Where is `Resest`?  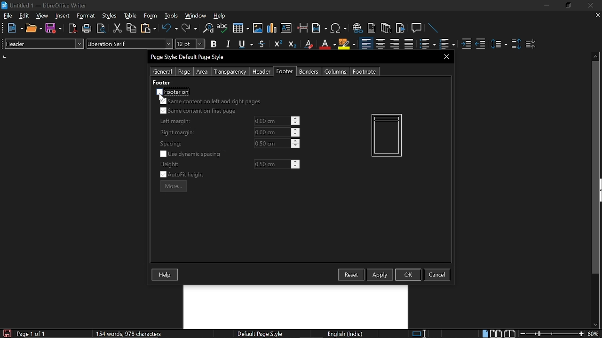 Resest is located at coordinates (351, 275).